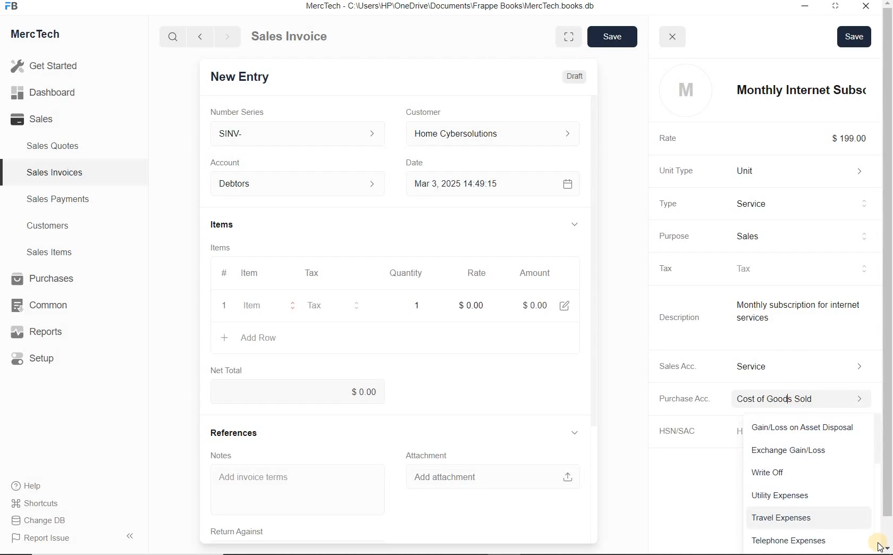 The width and height of the screenshot is (893, 555). I want to click on Toggle between form and full width, so click(569, 36).